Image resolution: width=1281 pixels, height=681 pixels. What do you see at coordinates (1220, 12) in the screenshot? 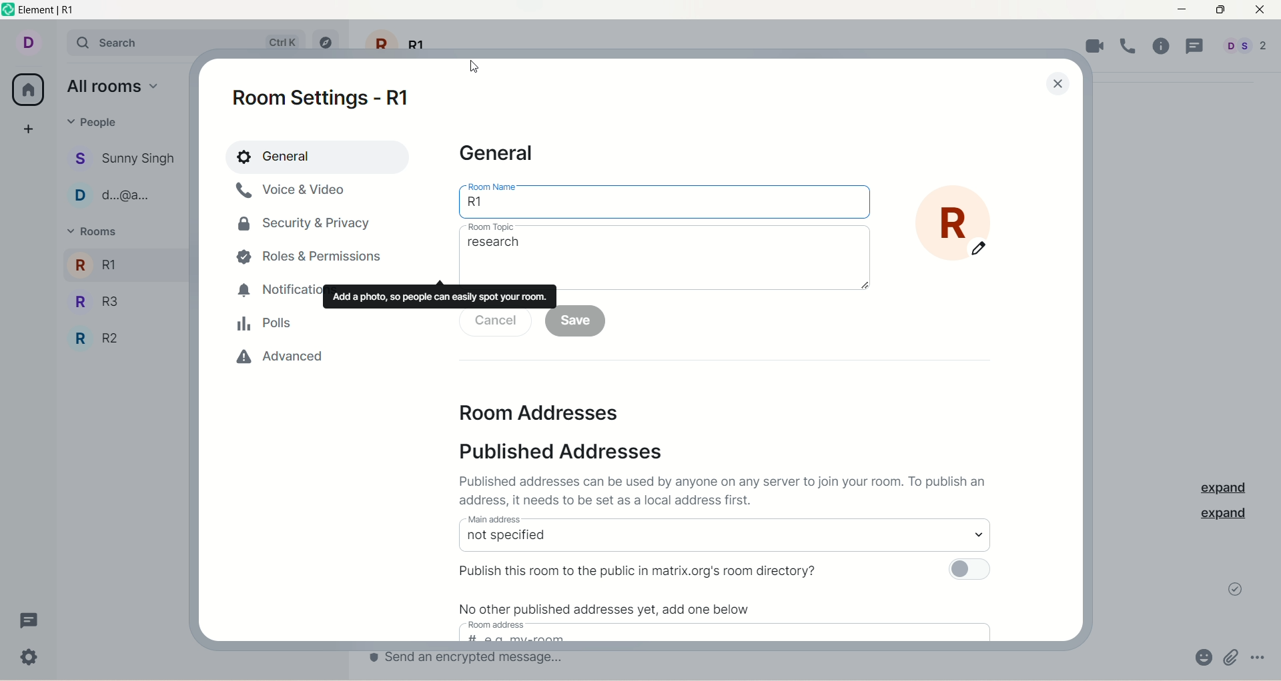
I see `maximize` at bounding box center [1220, 12].